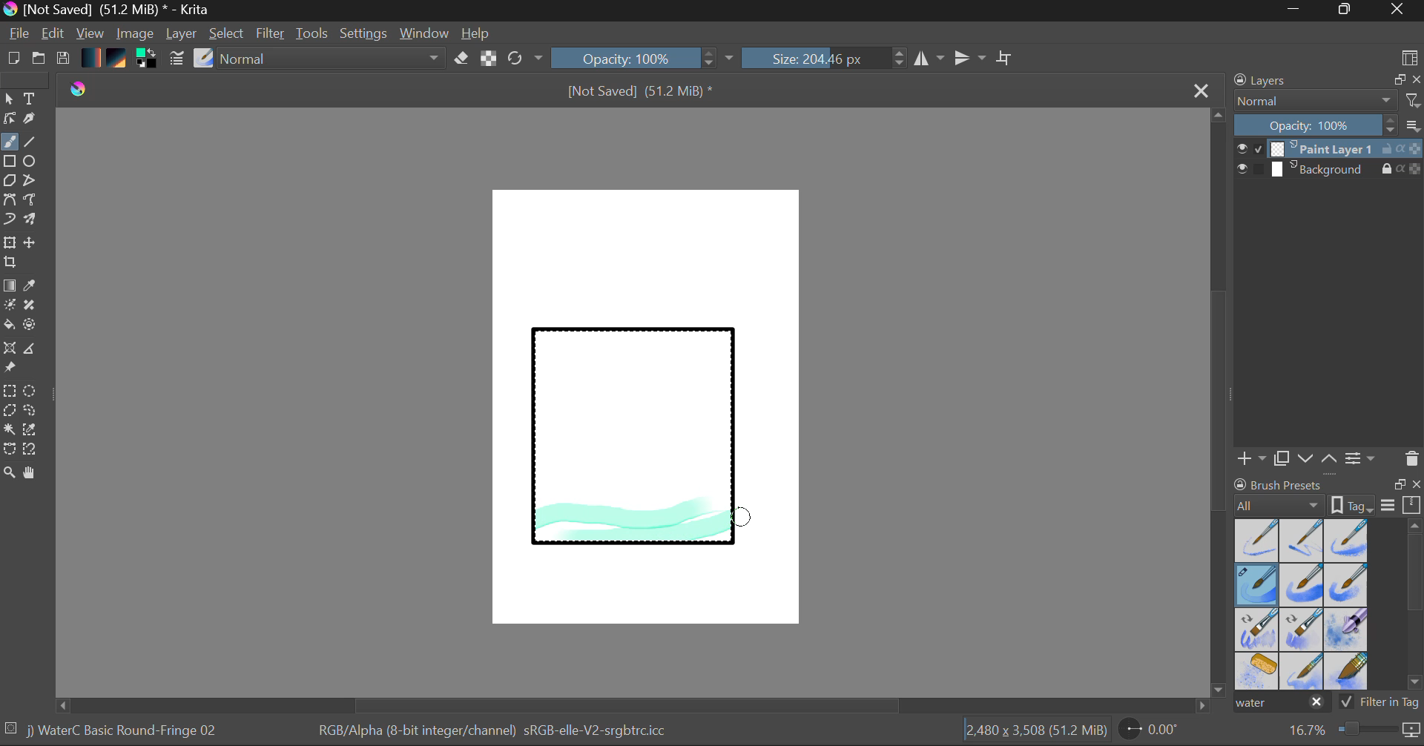 The image size is (1424, 746). I want to click on Colorize Mask Tool, so click(10, 306).